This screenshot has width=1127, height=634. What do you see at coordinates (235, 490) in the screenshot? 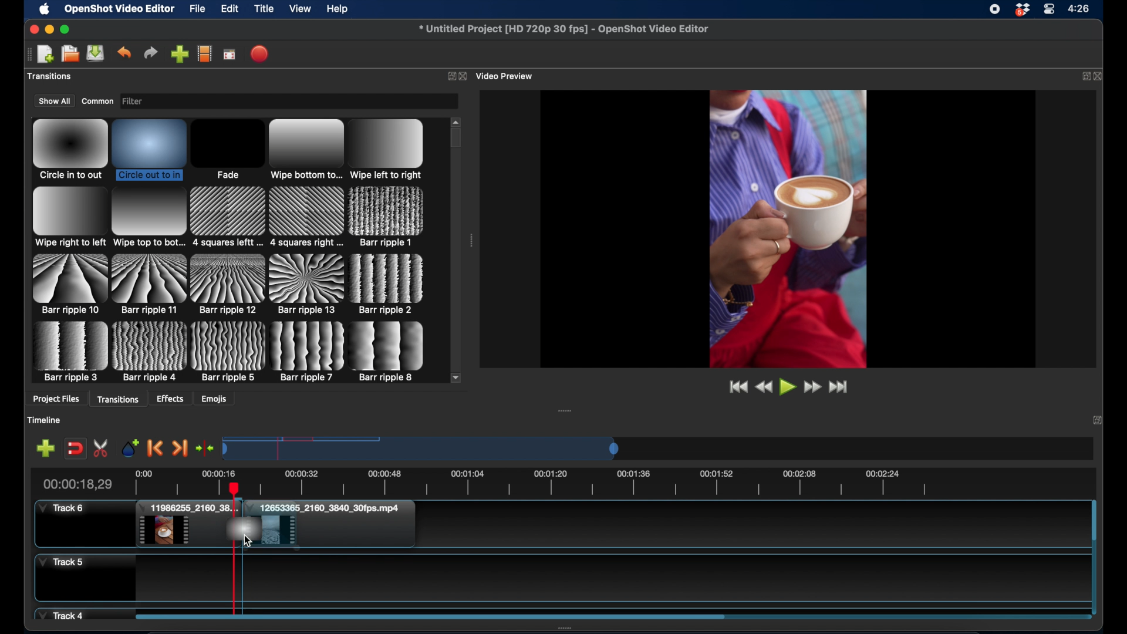
I see `cursor` at bounding box center [235, 490].